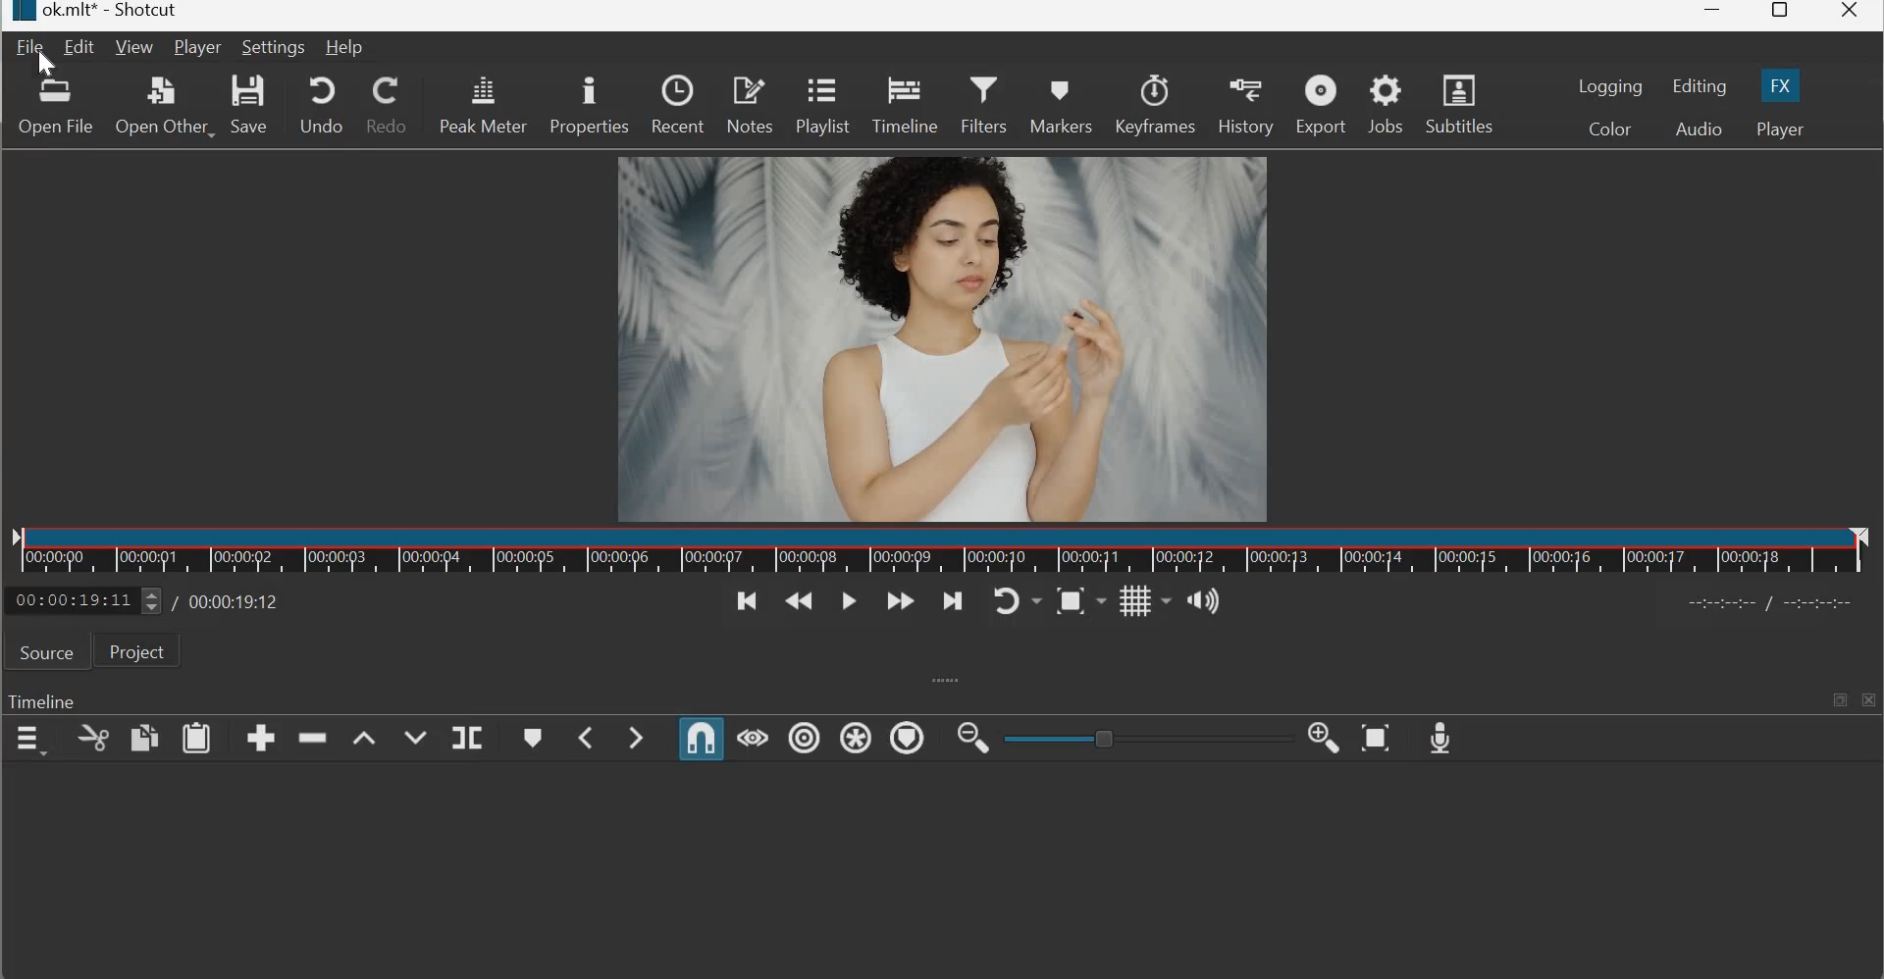 This screenshot has height=979, width=1884. What do you see at coordinates (41, 703) in the screenshot?
I see `Timeline` at bounding box center [41, 703].